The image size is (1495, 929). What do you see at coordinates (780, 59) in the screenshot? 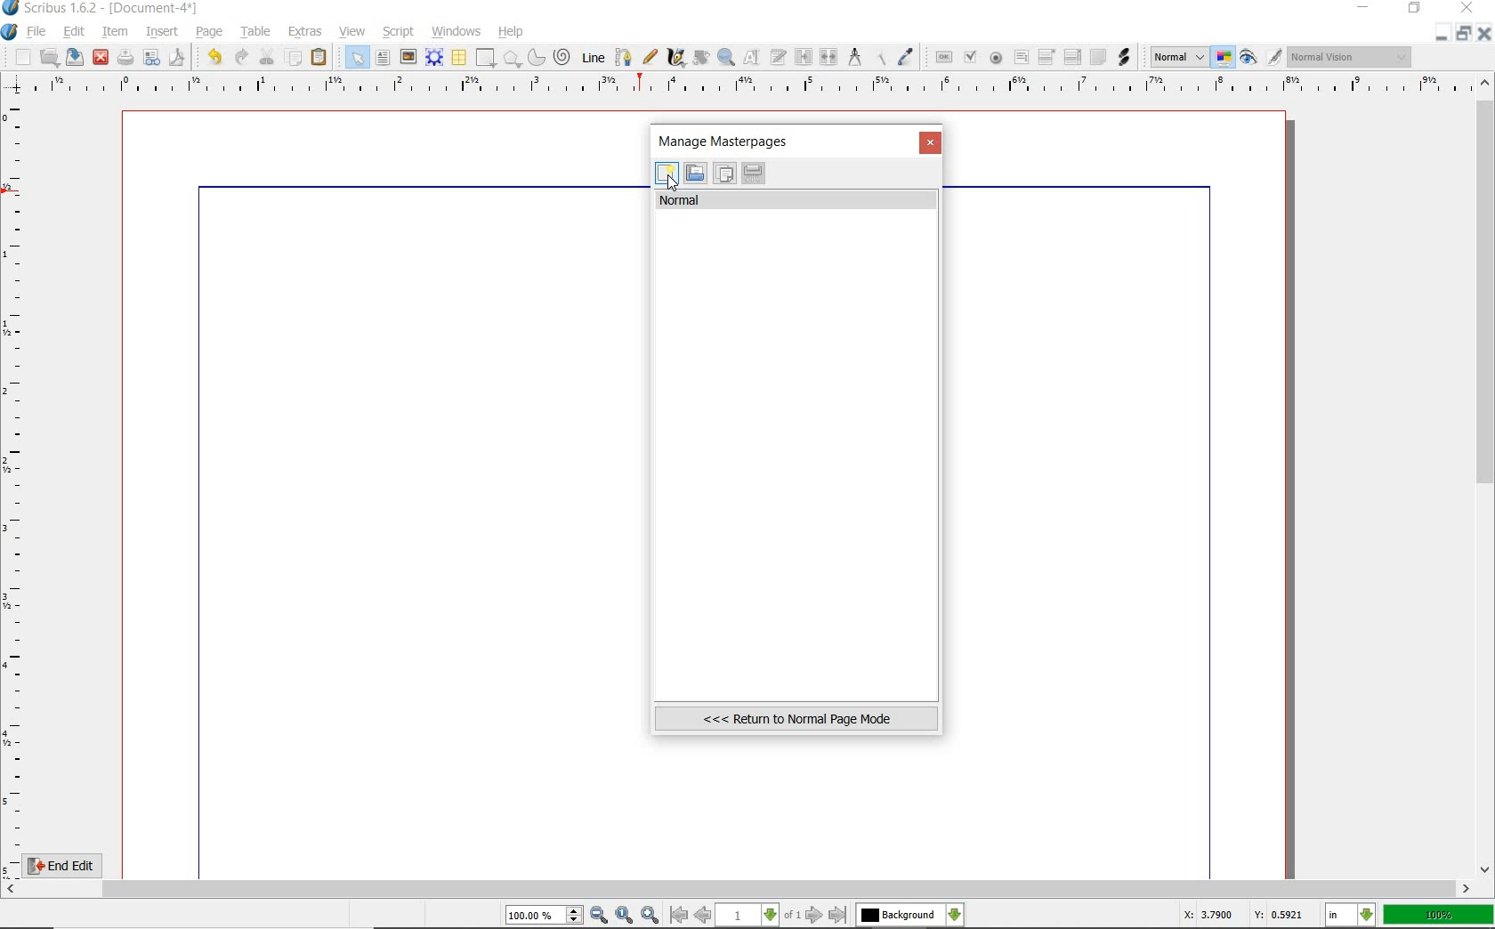
I see `edit text with story editor` at bounding box center [780, 59].